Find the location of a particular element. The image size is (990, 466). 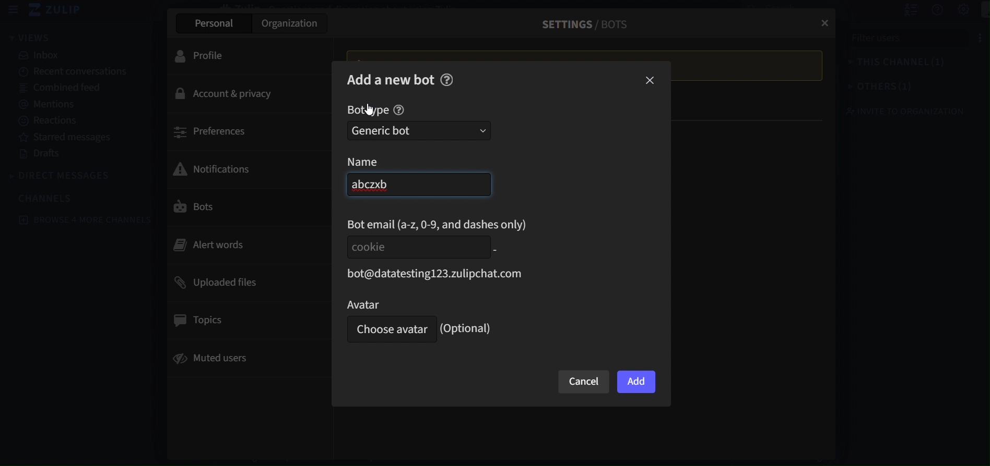

settings/ Bots is located at coordinates (580, 24).